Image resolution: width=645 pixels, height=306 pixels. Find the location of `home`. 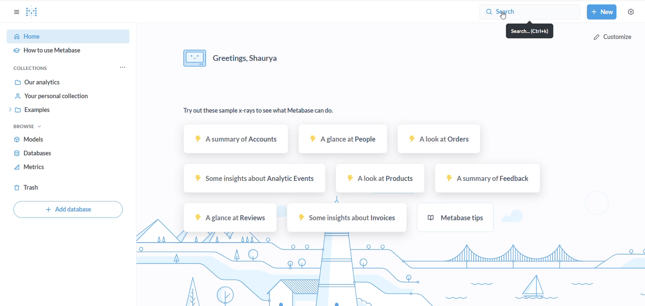

home is located at coordinates (63, 35).